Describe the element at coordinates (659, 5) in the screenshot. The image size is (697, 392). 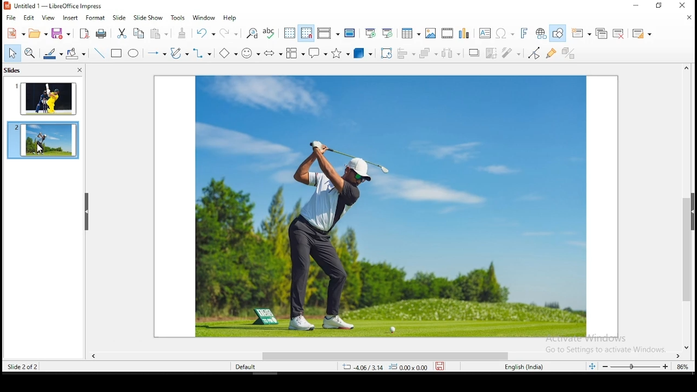
I see `restore` at that location.